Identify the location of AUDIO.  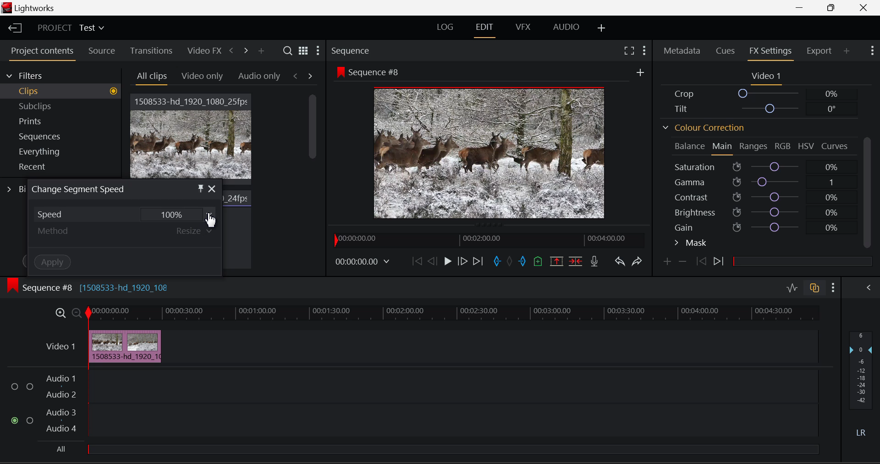
(566, 28).